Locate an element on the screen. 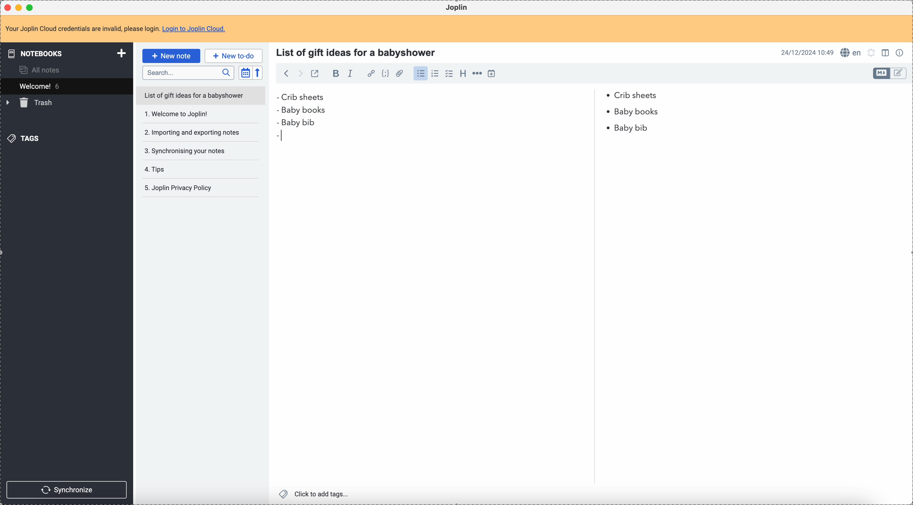 The height and width of the screenshot is (505, 913). new to-do is located at coordinates (234, 55).